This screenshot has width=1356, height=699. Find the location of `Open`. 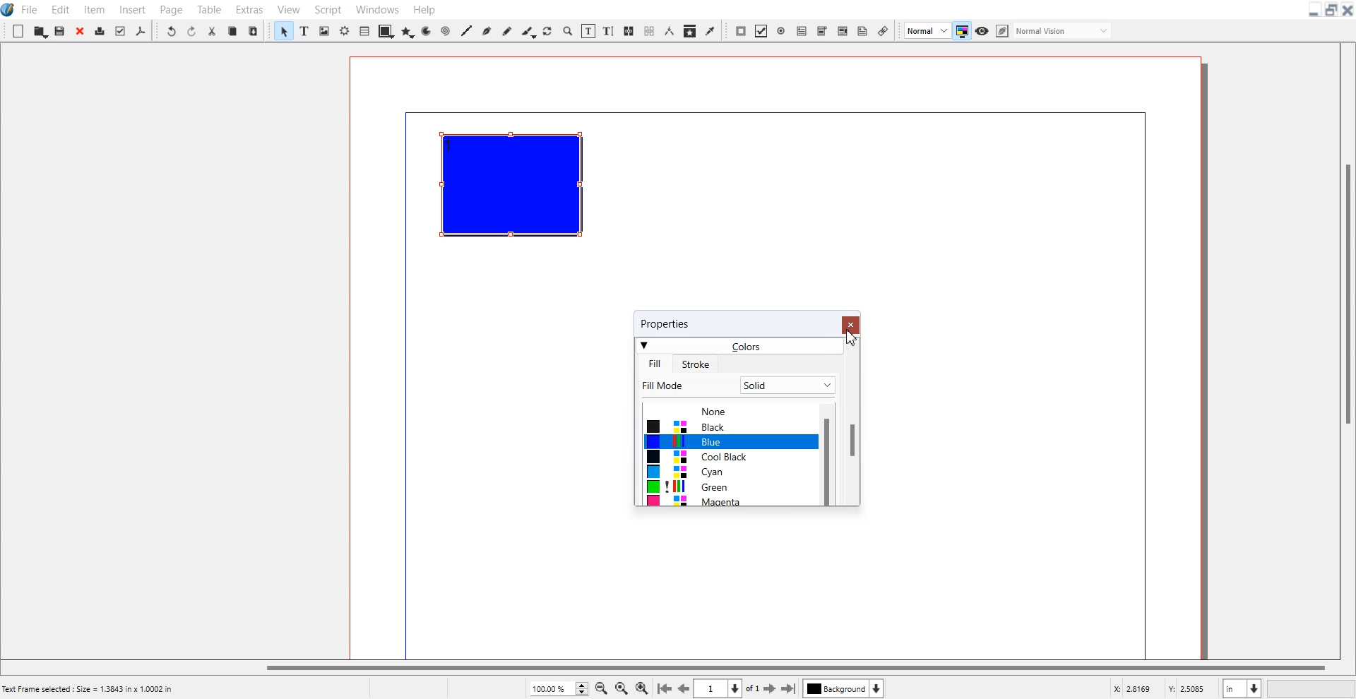

Open is located at coordinates (40, 31).